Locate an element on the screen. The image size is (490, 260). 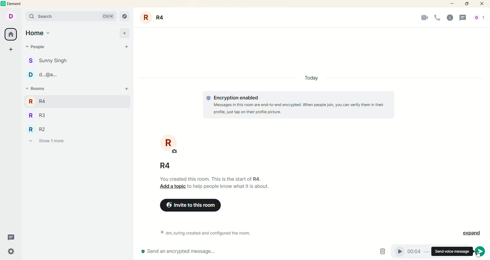
people is located at coordinates (37, 47).